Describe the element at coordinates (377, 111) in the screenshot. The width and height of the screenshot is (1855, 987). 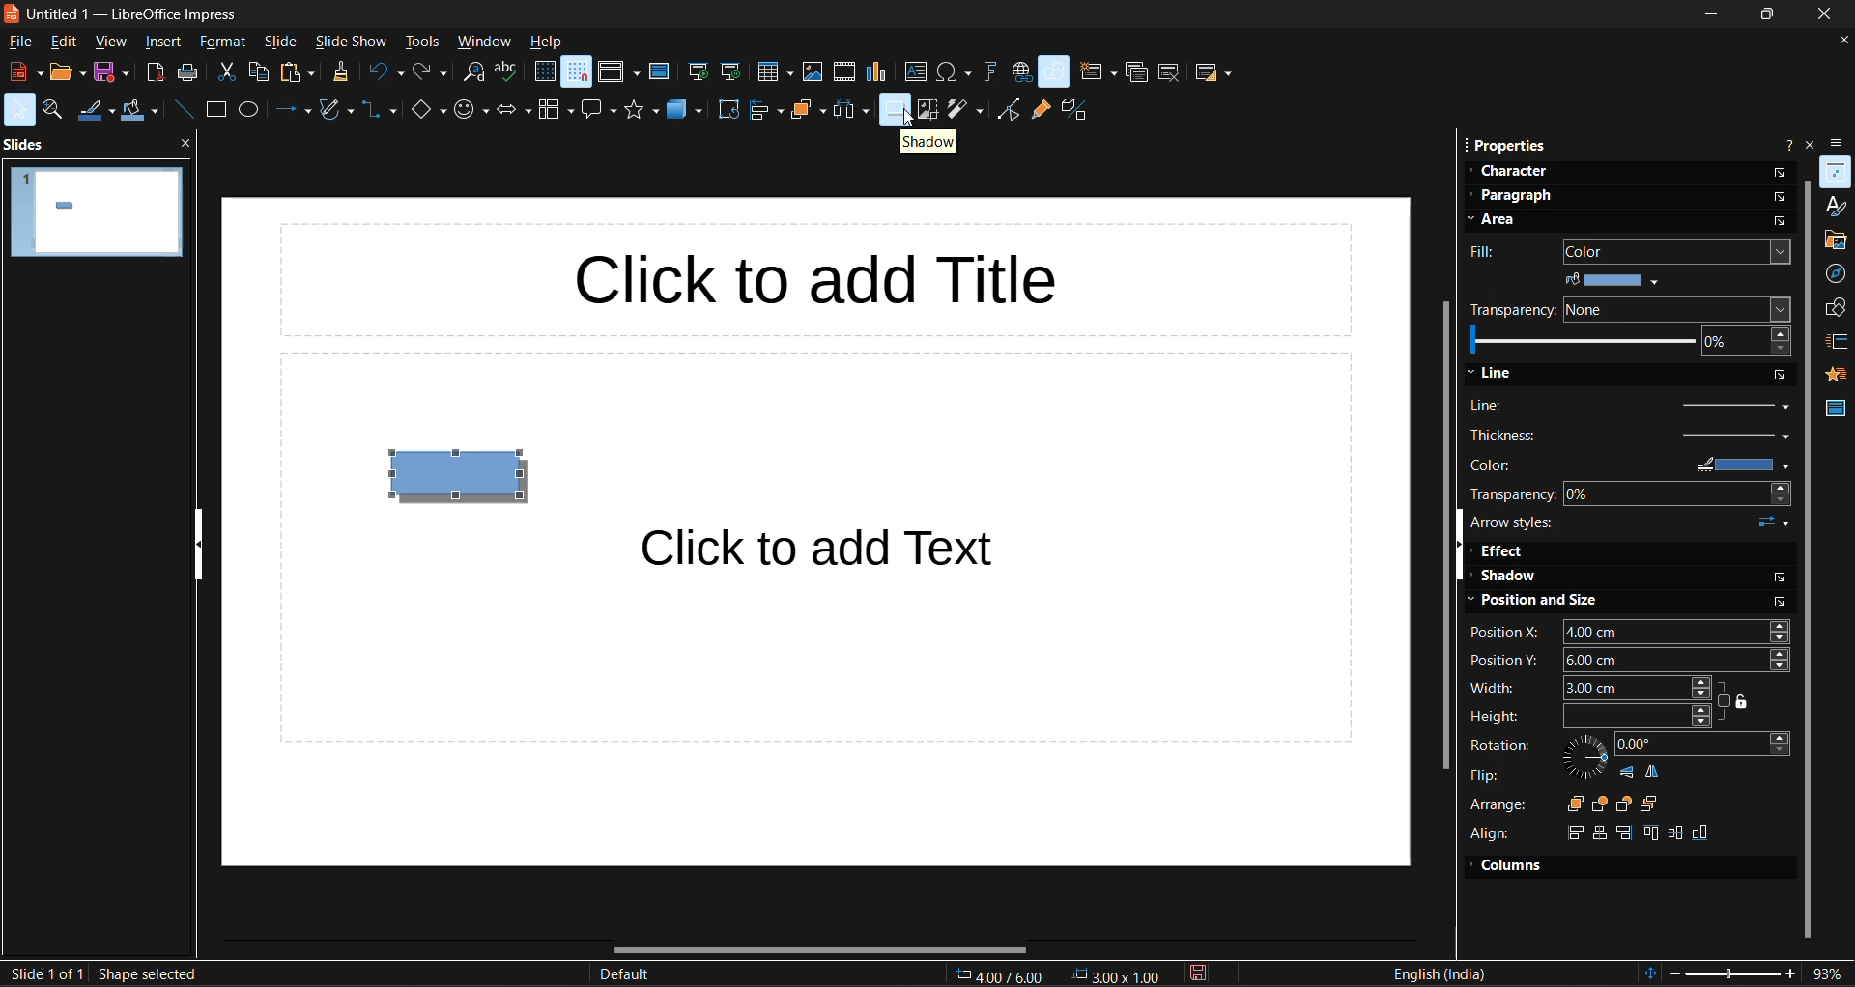
I see `connectors` at that location.